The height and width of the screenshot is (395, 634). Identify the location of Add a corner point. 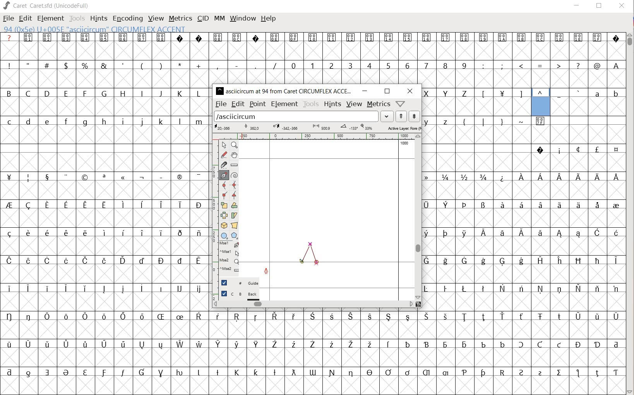
(223, 195).